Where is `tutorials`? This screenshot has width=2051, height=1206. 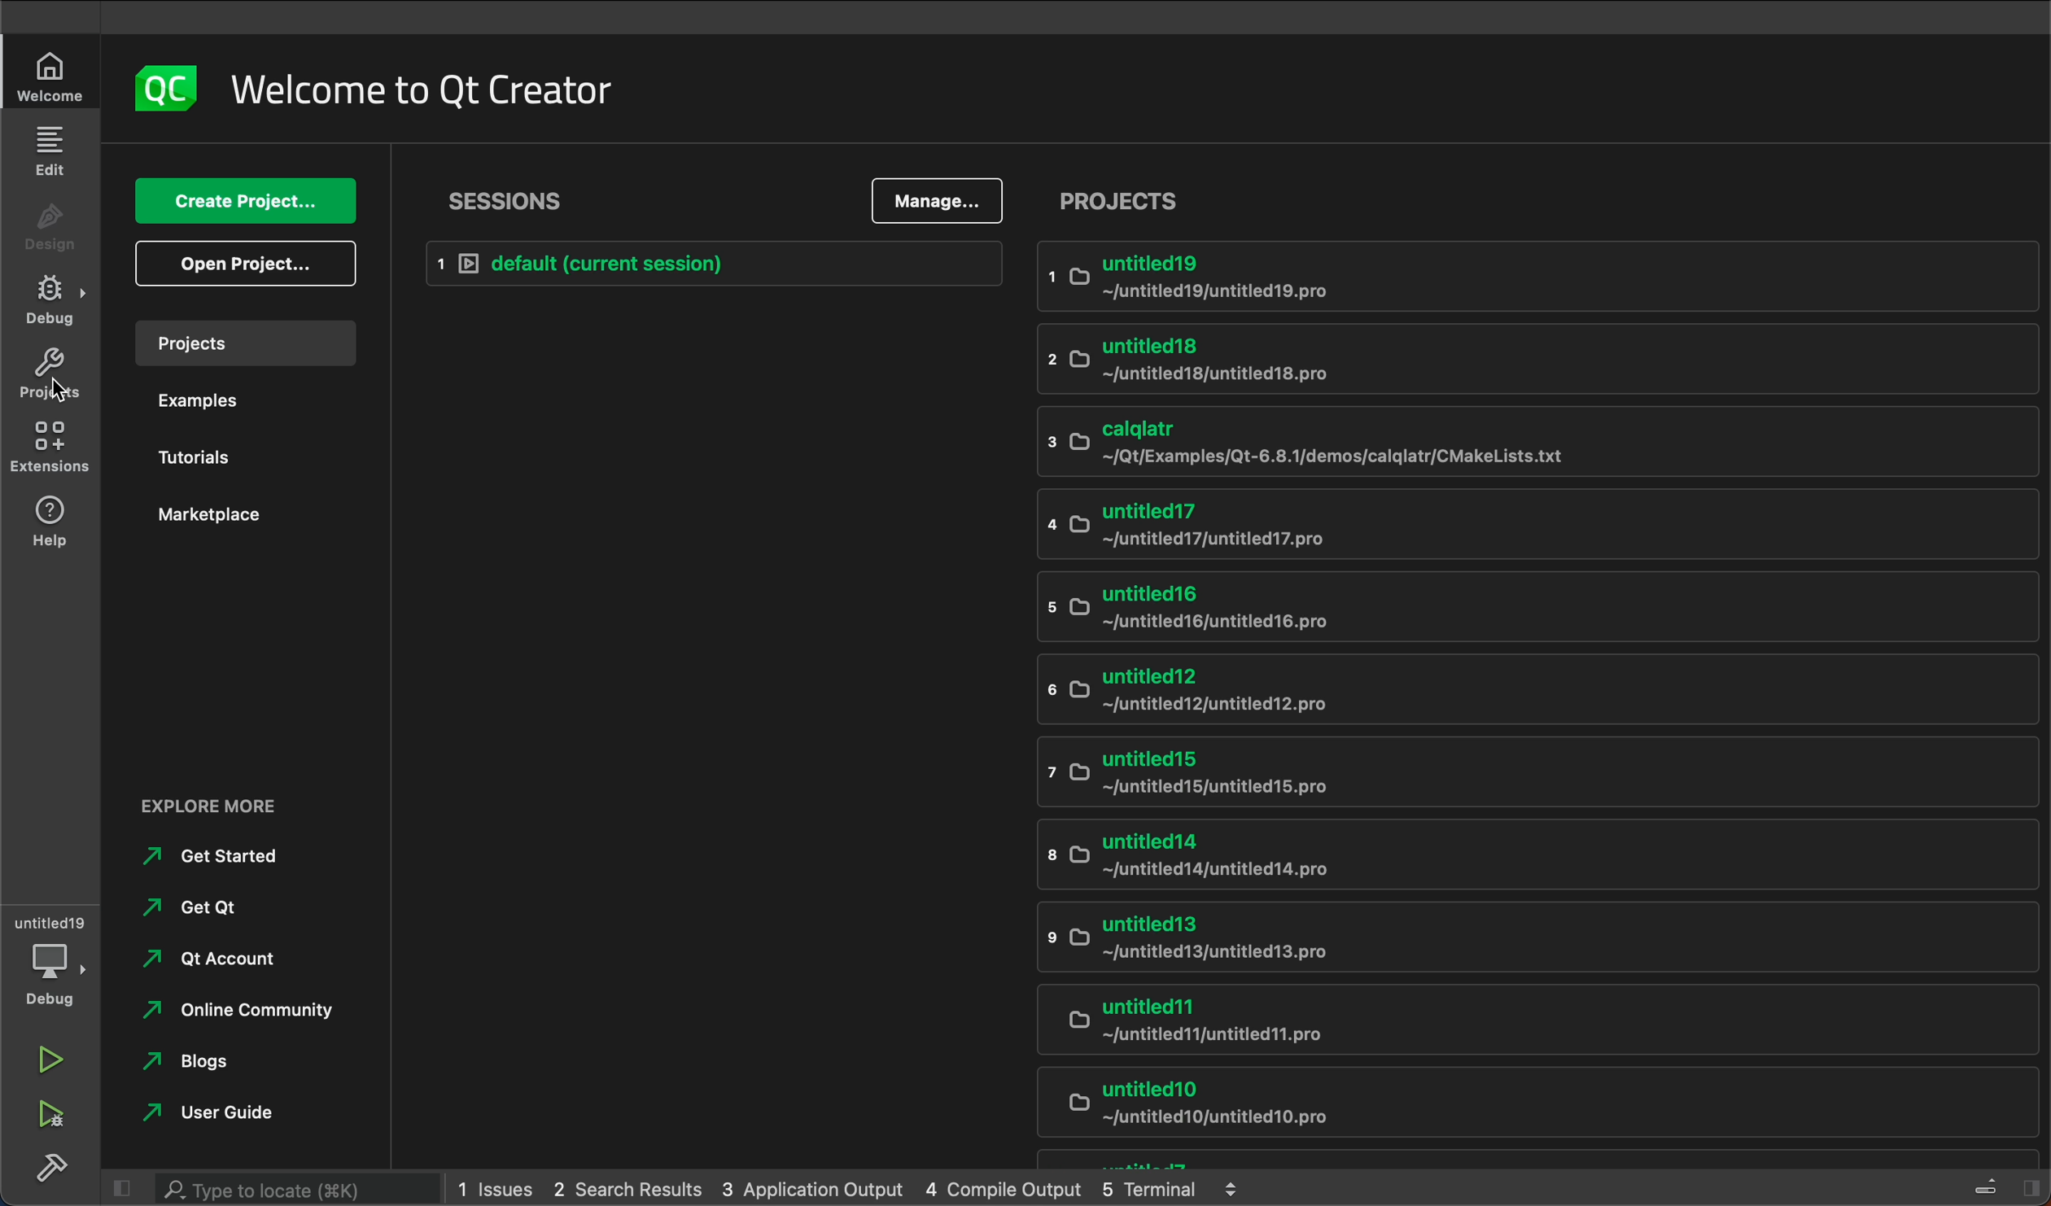
tutorials is located at coordinates (202, 460).